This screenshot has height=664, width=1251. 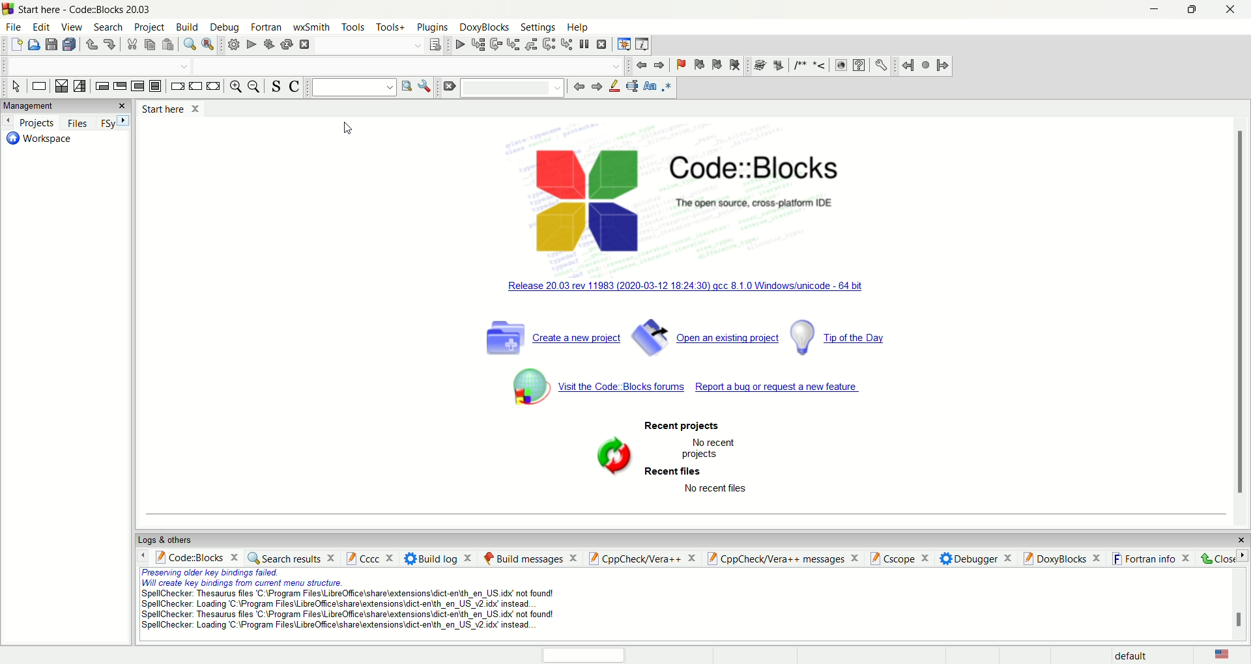 What do you see at coordinates (538, 28) in the screenshot?
I see `settings` at bounding box center [538, 28].